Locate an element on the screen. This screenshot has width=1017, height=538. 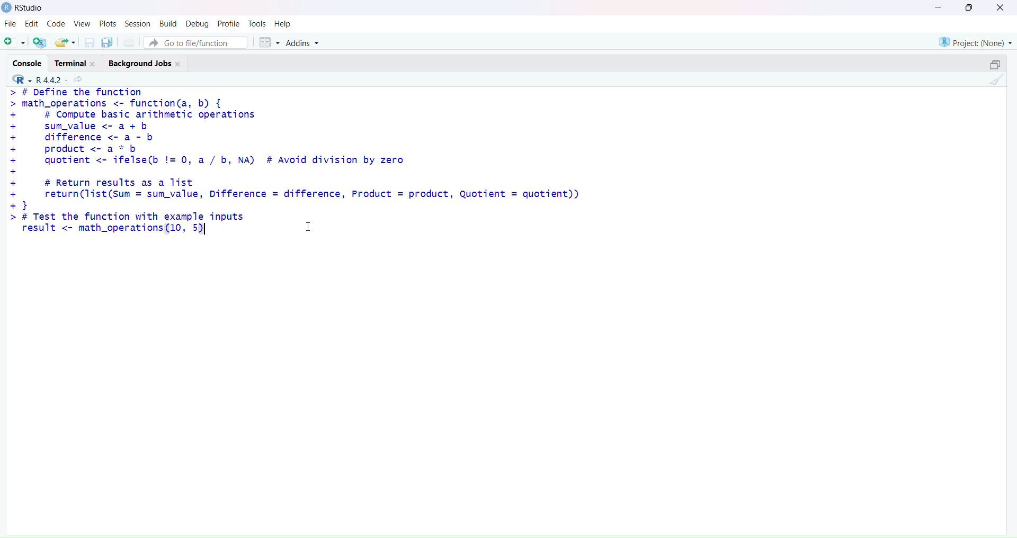
Profile is located at coordinates (228, 22).